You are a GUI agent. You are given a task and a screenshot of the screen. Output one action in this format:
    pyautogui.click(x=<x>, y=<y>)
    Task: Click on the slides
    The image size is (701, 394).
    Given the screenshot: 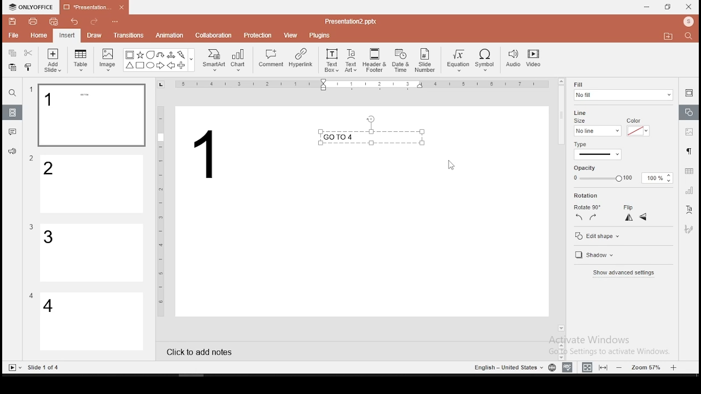 What is the action you would take?
    pyautogui.click(x=13, y=113)
    